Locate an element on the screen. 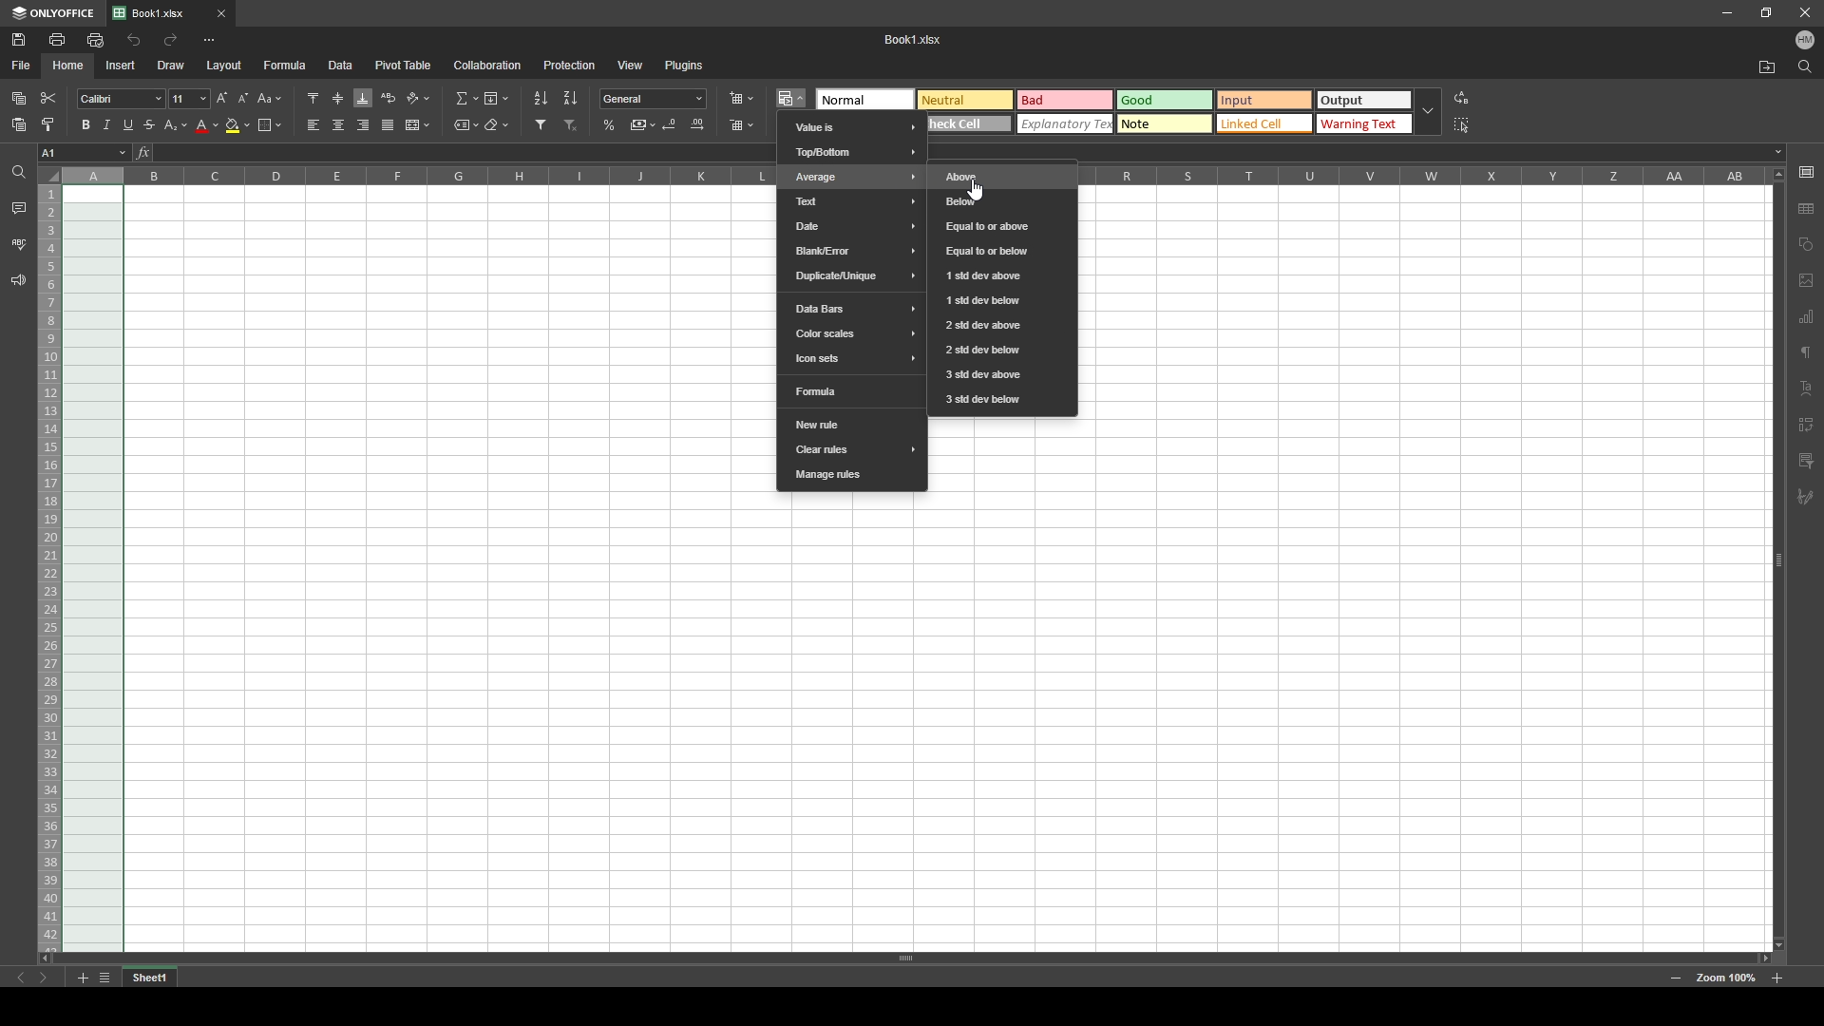  manage rules is located at coordinates (852, 476).